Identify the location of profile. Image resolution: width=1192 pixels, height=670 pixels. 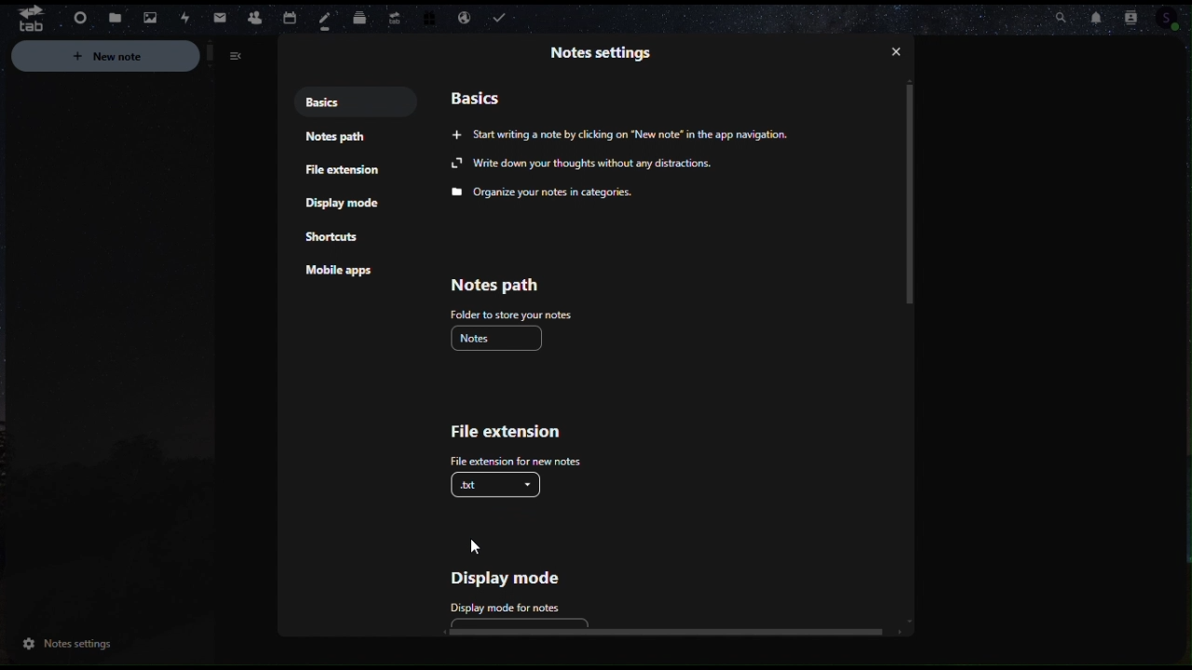
(1178, 20).